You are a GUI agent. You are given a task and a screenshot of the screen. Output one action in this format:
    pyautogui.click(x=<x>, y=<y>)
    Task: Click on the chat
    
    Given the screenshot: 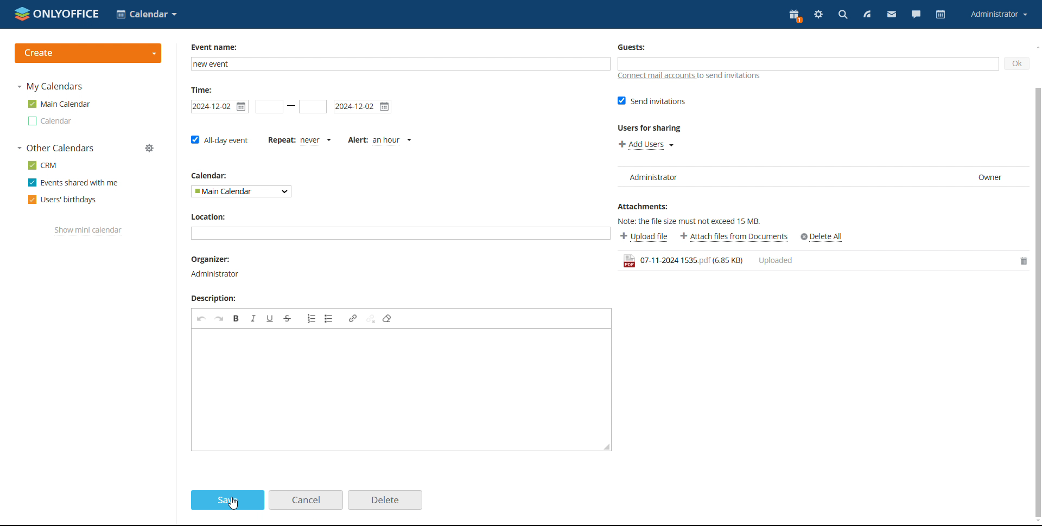 What is the action you would take?
    pyautogui.click(x=917, y=15)
    